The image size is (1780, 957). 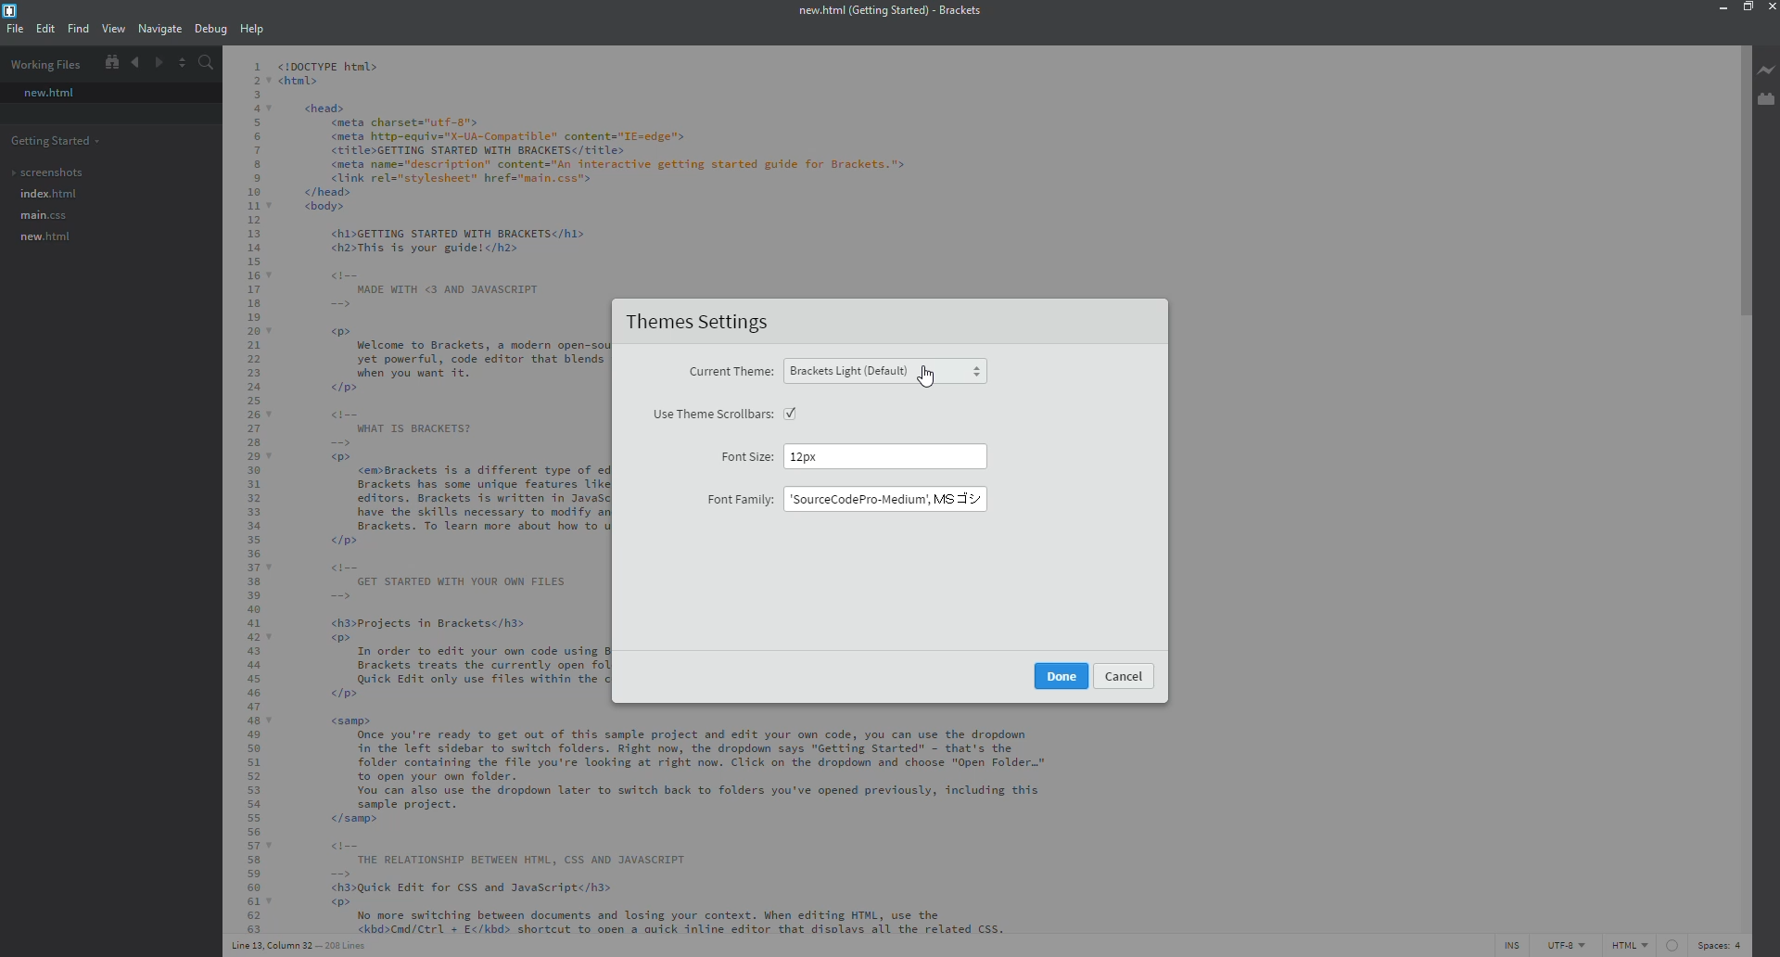 I want to click on live preview, so click(x=1768, y=69).